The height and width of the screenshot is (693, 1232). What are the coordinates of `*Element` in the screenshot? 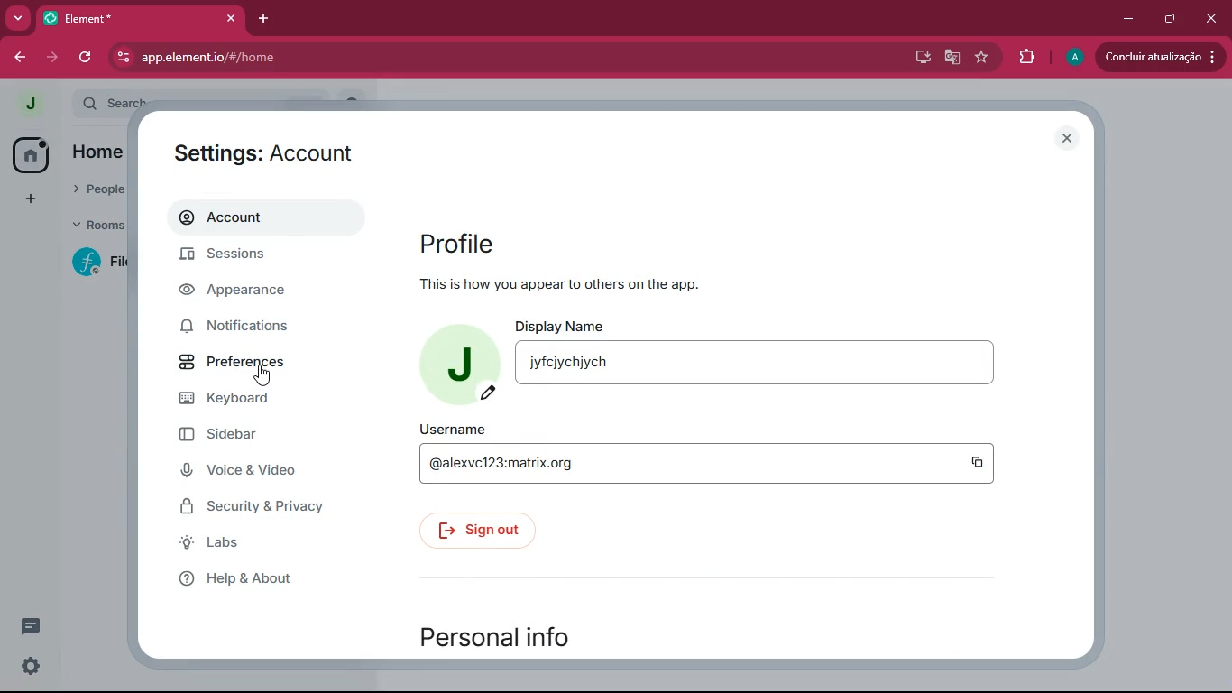 It's located at (140, 22).